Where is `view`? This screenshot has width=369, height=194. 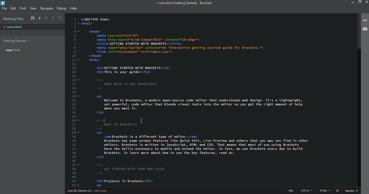 view is located at coordinates (33, 8).